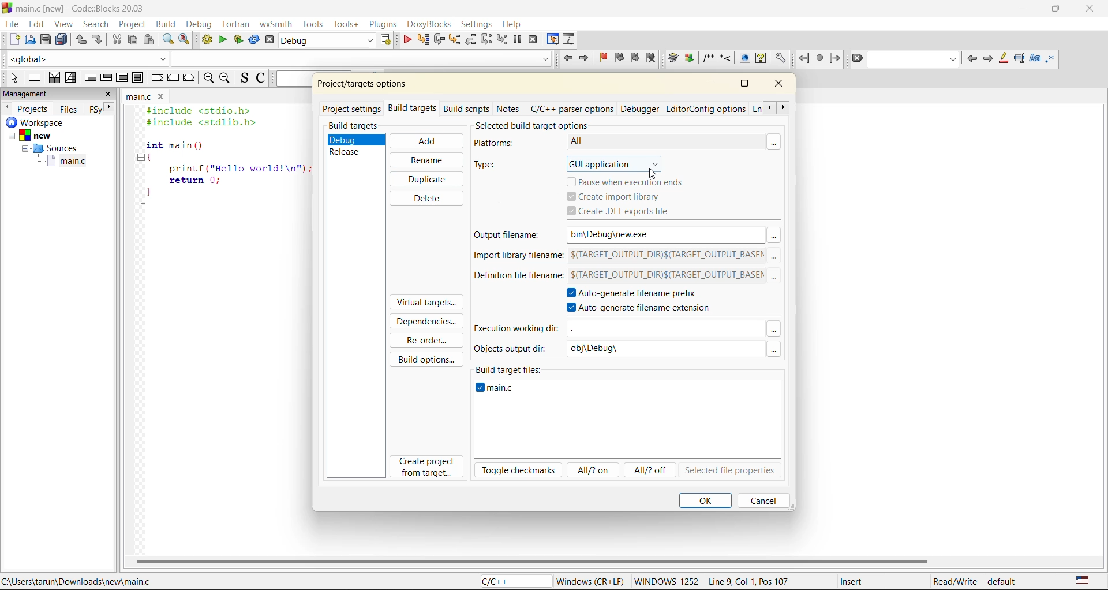  Describe the element at coordinates (666, 328) in the screenshot. I see `` at that location.